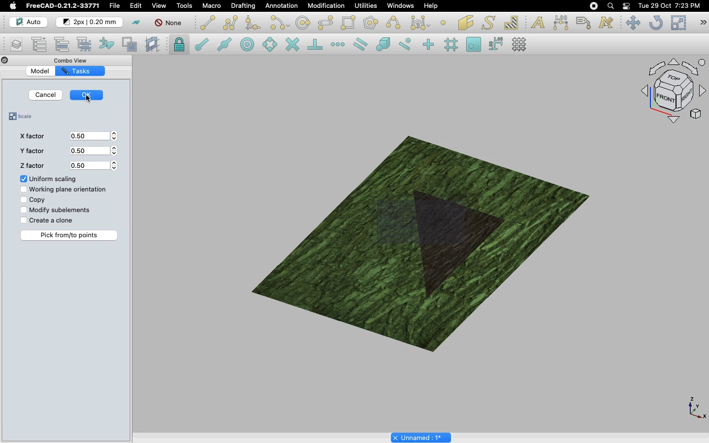  What do you see at coordinates (382, 43) in the screenshot?
I see `Snap special` at bounding box center [382, 43].